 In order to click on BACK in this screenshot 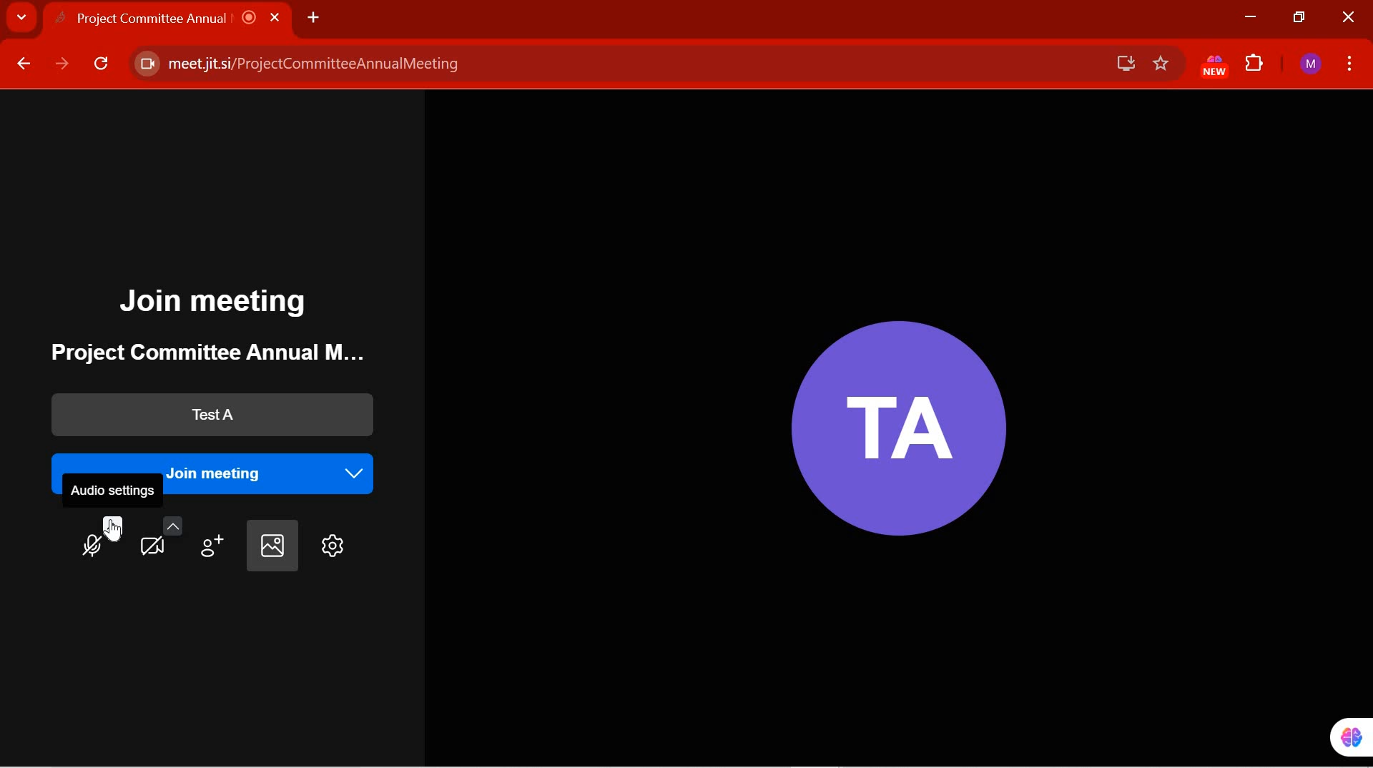, I will do `click(22, 64)`.